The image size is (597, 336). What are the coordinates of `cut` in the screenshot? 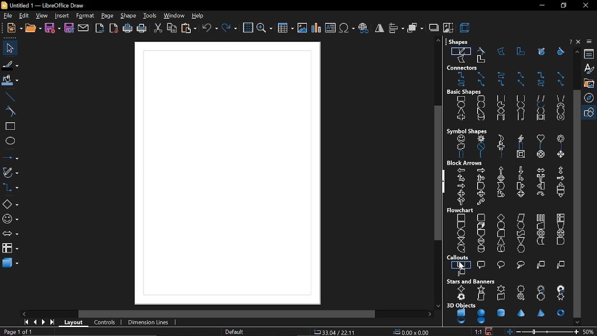 It's located at (158, 28).